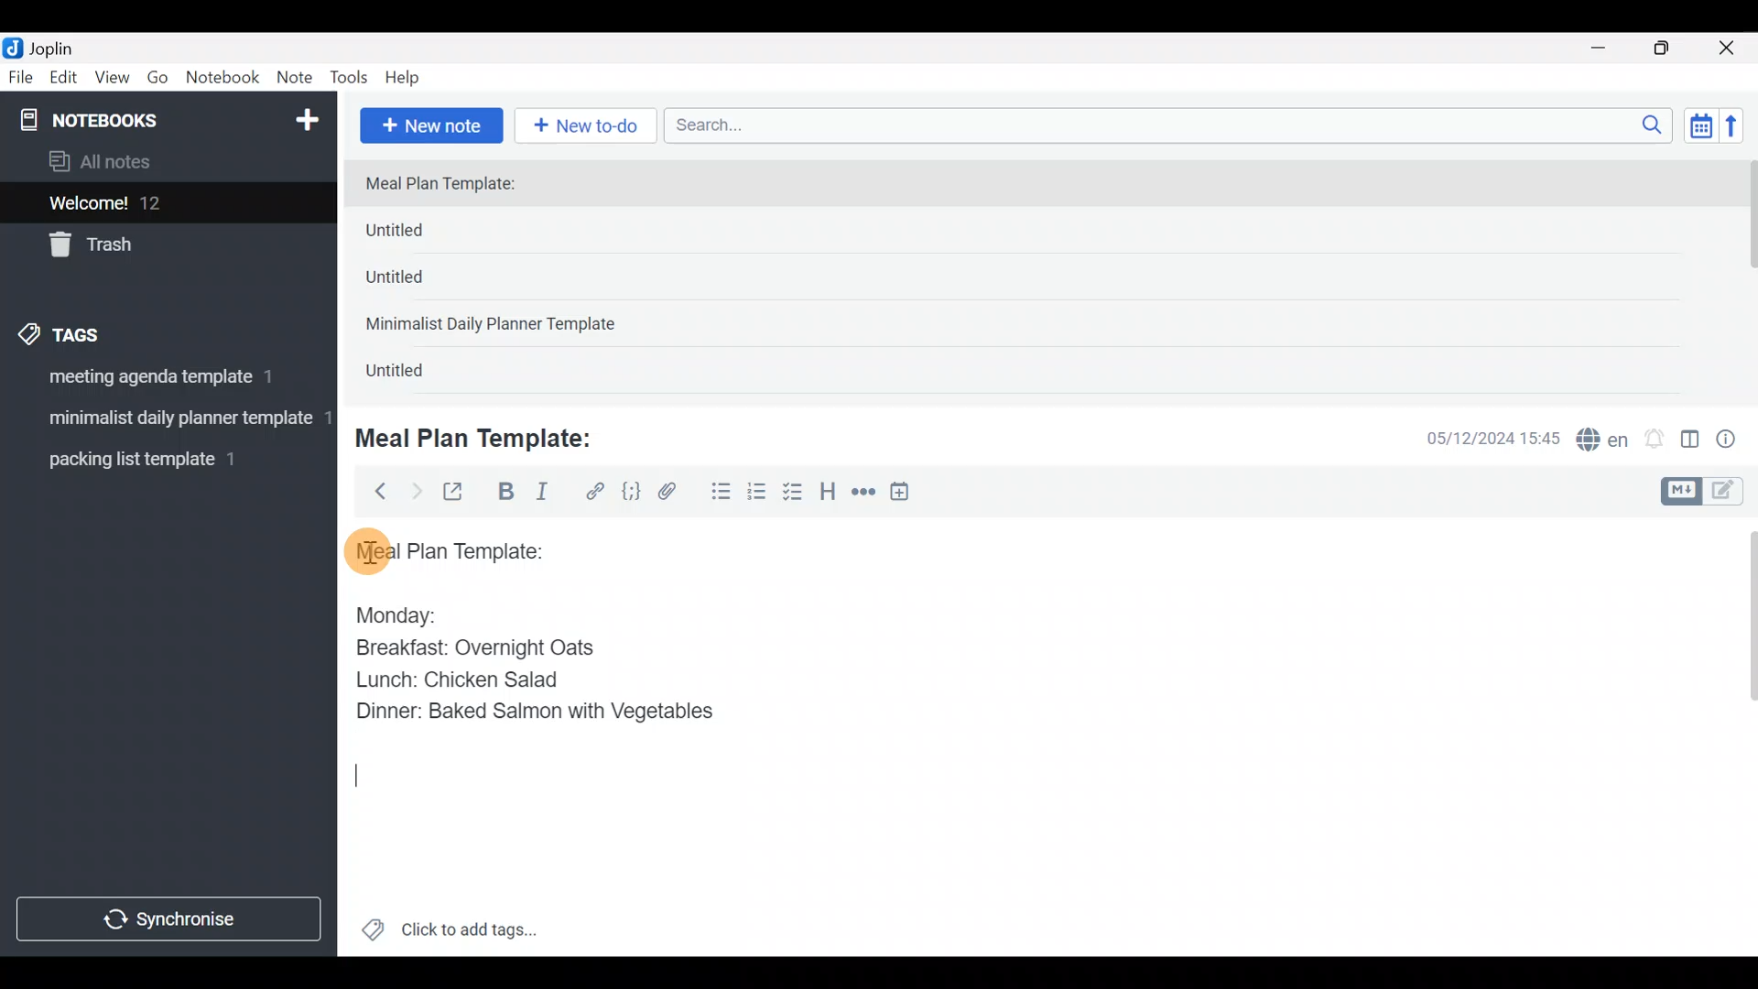  Describe the element at coordinates (163, 382) in the screenshot. I see `Tag 1` at that location.